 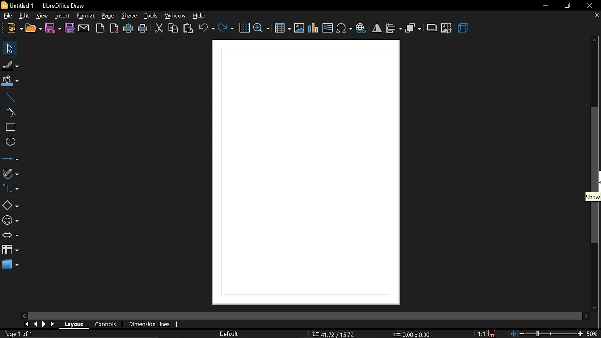 What do you see at coordinates (345, 29) in the screenshot?
I see `insert symbol` at bounding box center [345, 29].